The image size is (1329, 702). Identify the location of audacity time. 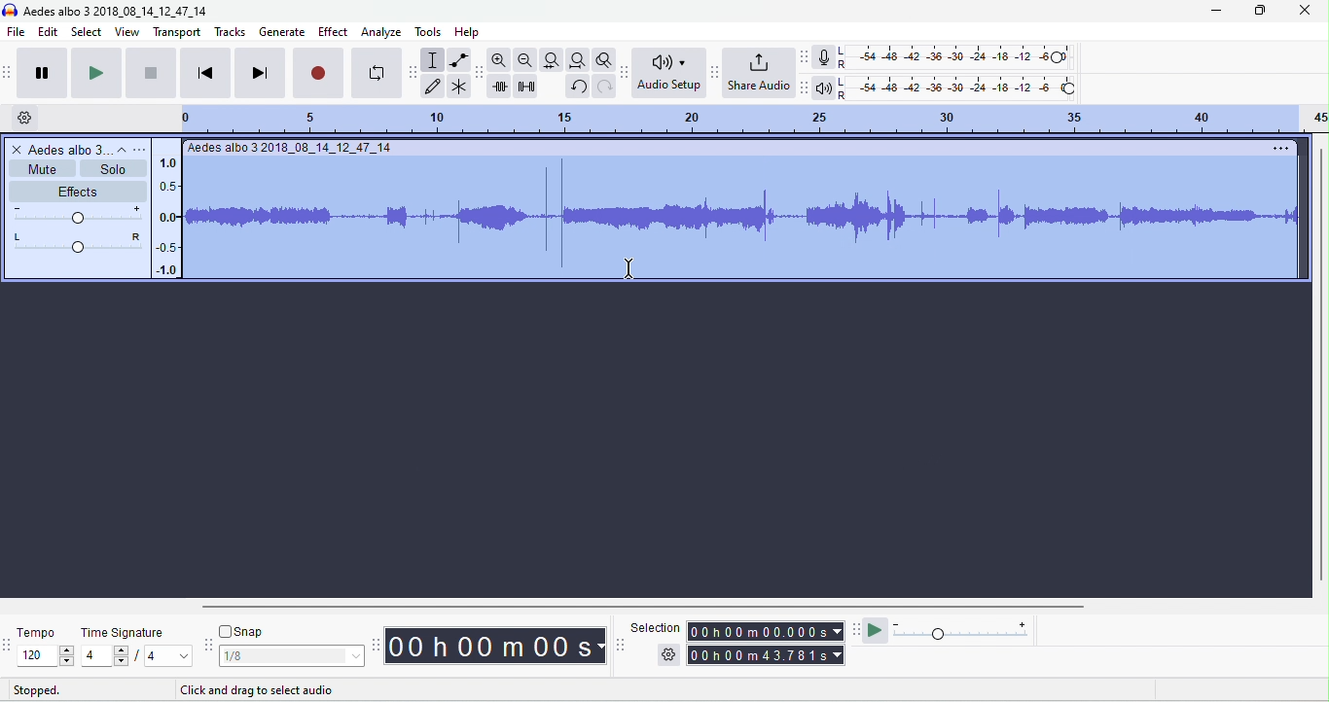
(496, 647).